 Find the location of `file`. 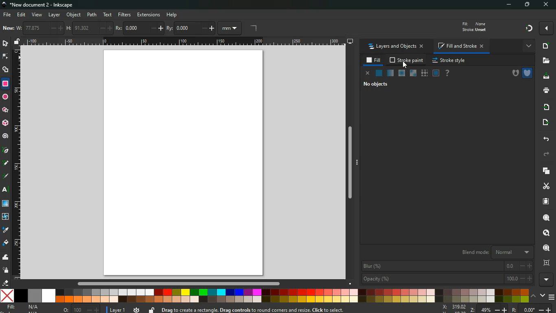

file is located at coordinates (7, 14).